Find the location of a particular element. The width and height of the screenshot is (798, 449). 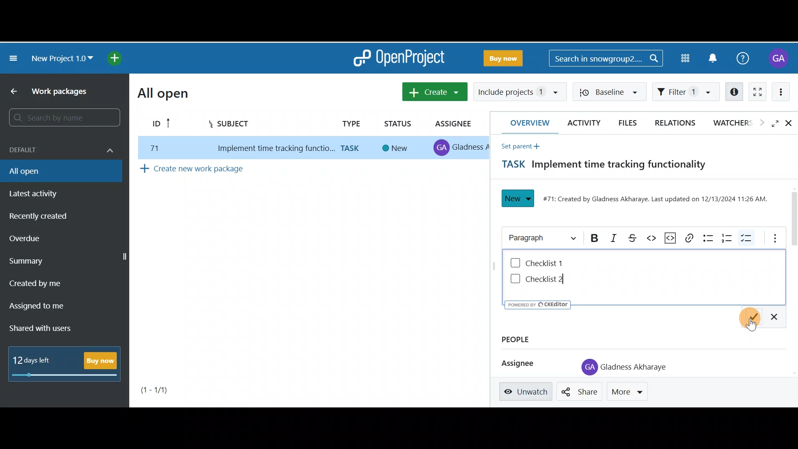

UY poweren ev © CKEditor is located at coordinates (538, 304).